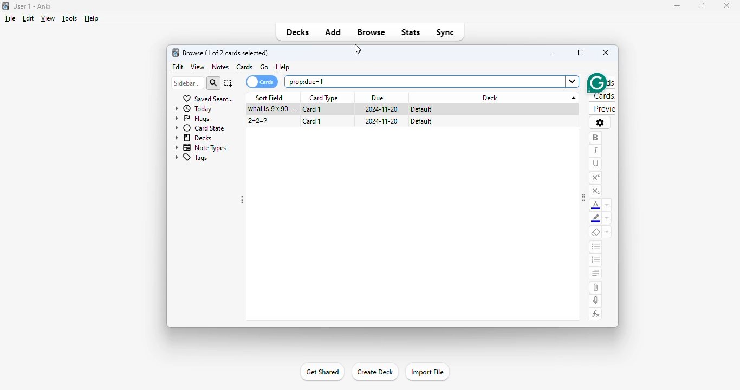 The height and width of the screenshot is (390, 740). Describe the element at coordinates (382, 109) in the screenshot. I see `2024-11-20` at that location.